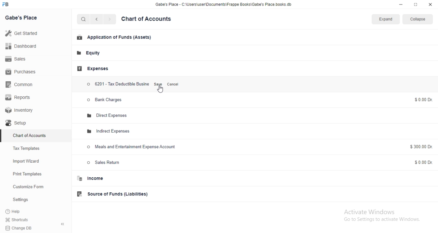 This screenshot has width=438, height=233. Describe the element at coordinates (112, 131) in the screenshot. I see `Indirect Expenses` at that location.